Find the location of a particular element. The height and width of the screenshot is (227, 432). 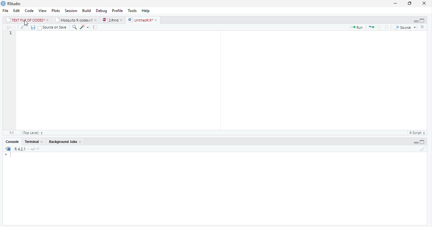

maximize is located at coordinates (410, 4).